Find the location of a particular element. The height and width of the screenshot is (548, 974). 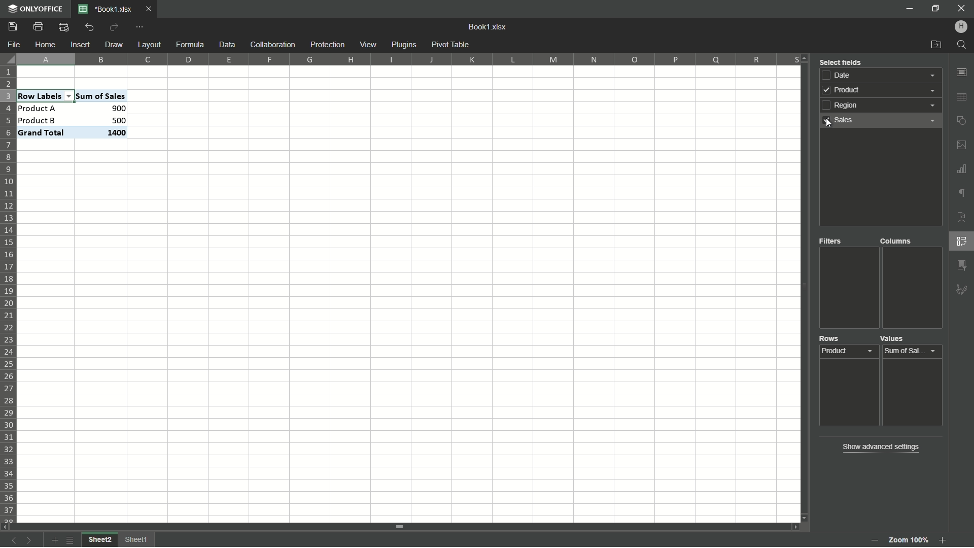

formatting is located at coordinates (962, 289).